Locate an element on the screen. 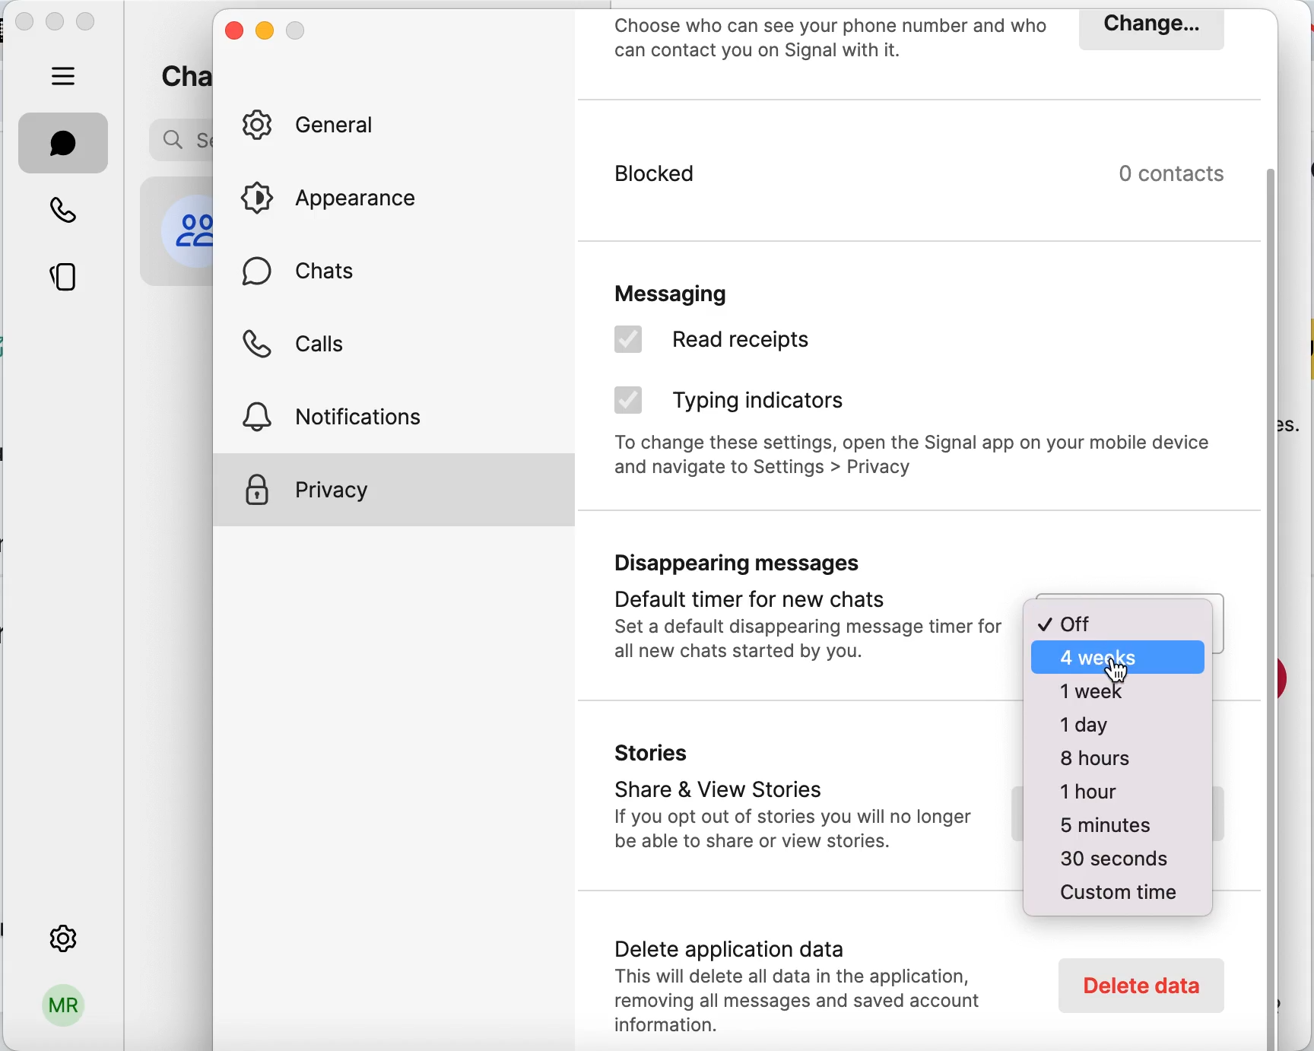 This screenshot has width=1314, height=1051. general is located at coordinates (320, 126).